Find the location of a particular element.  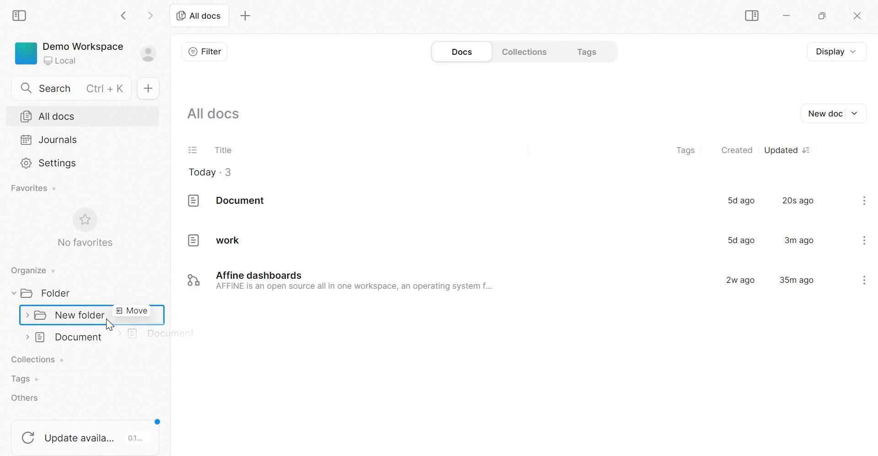

Display is located at coordinates (832, 51).